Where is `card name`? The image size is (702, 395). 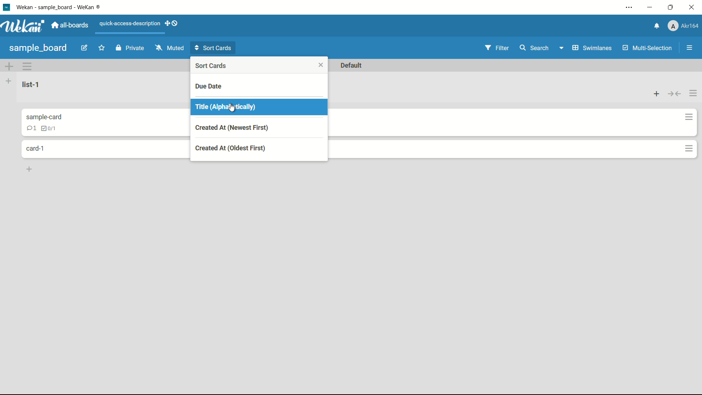
card name is located at coordinates (38, 148).